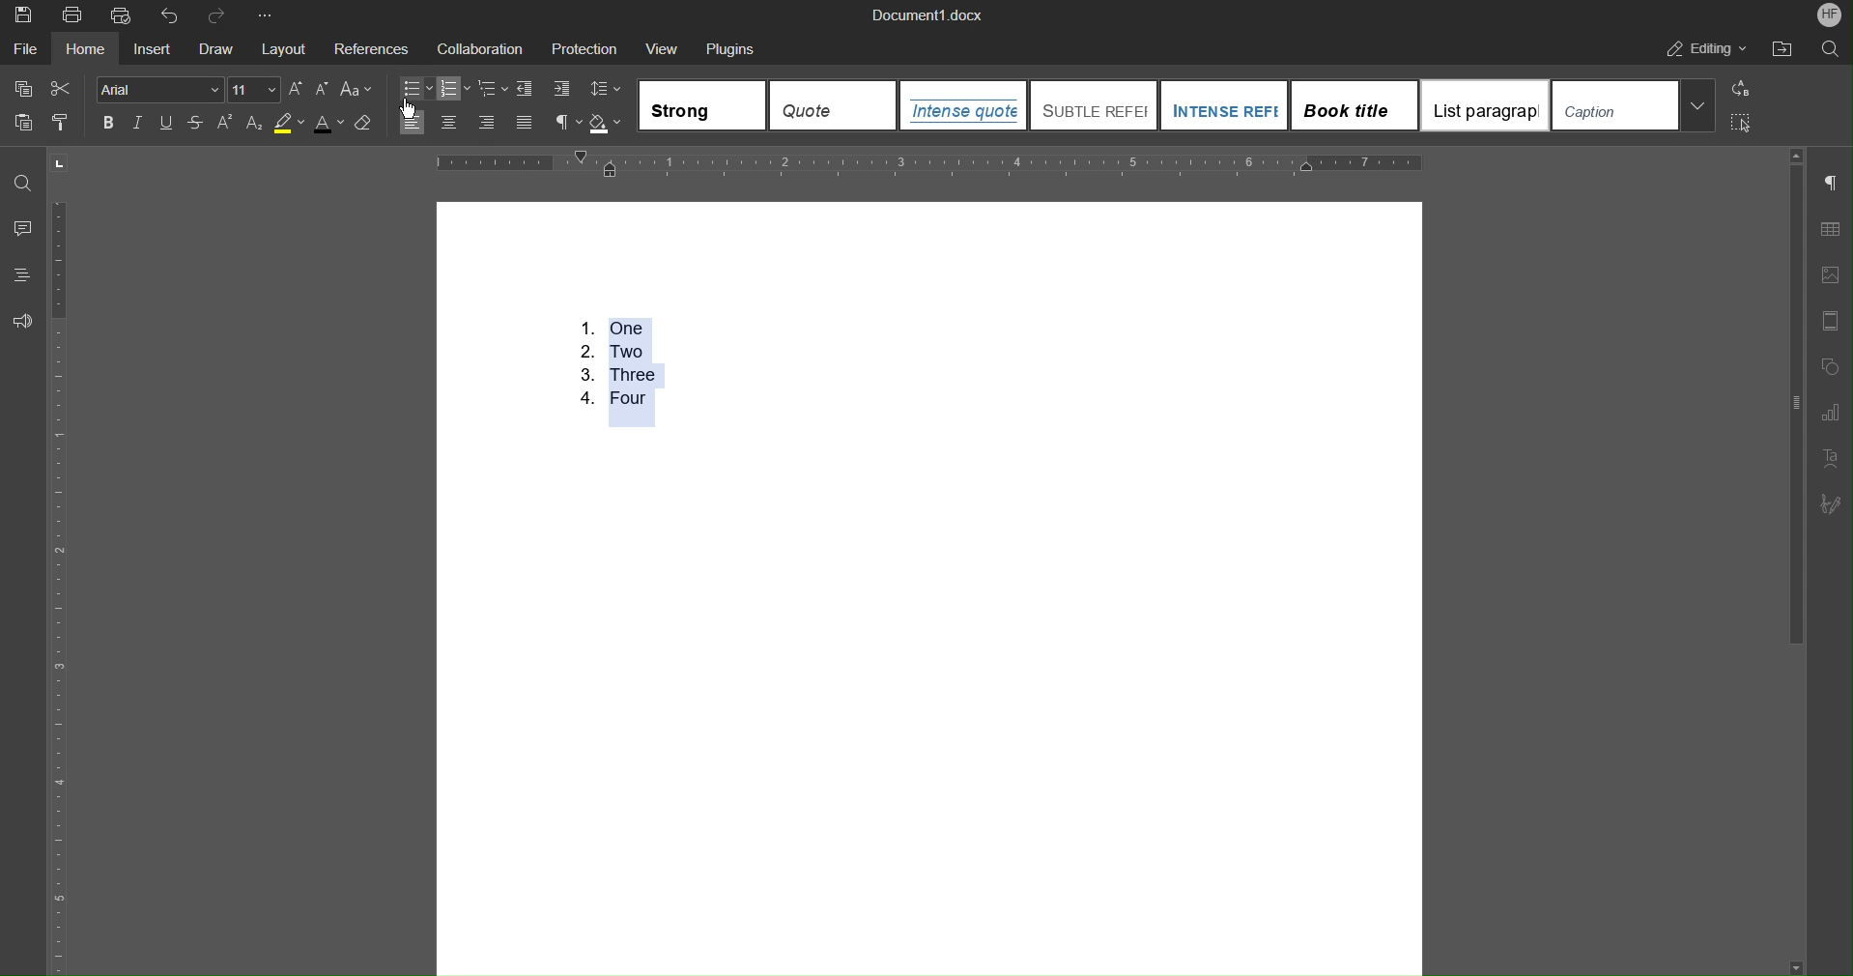 The width and height of the screenshot is (1853, 976). Describe the element at coordinates (1223, 103) in the screenshot. I see `Intense Reference` at that location.